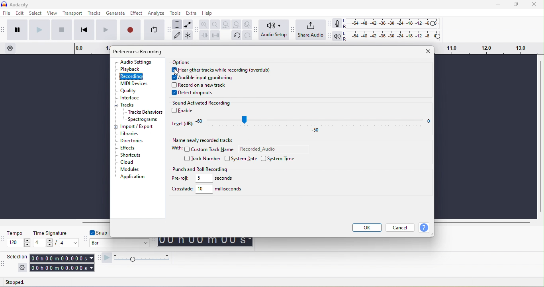 The image size is (544, 287). What do you see at coordinates (301, 124) in the screenshot?
I see `level` at bounding box center [301, 124].